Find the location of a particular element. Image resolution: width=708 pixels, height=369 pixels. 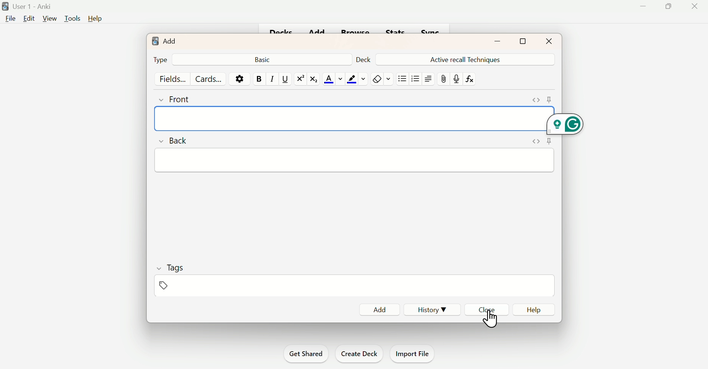

Bold is located at coordinates (259, 77).